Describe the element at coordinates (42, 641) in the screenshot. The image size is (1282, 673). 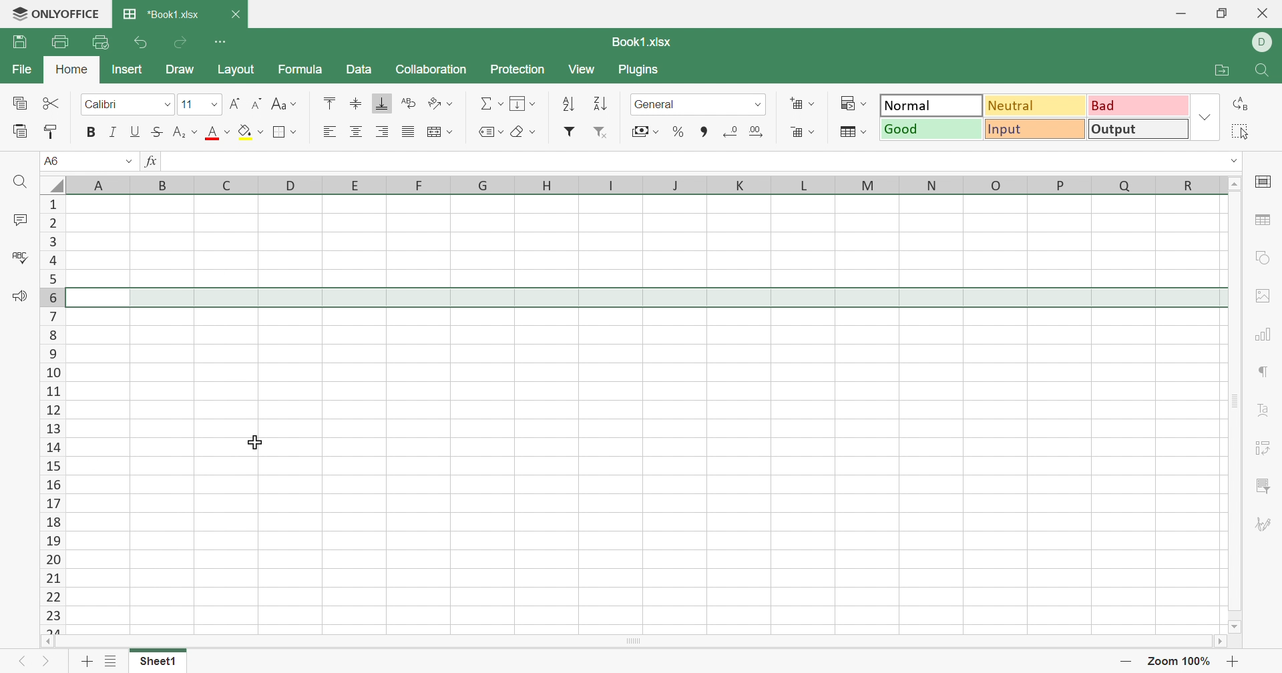
I see `Scroll Left` at that location.